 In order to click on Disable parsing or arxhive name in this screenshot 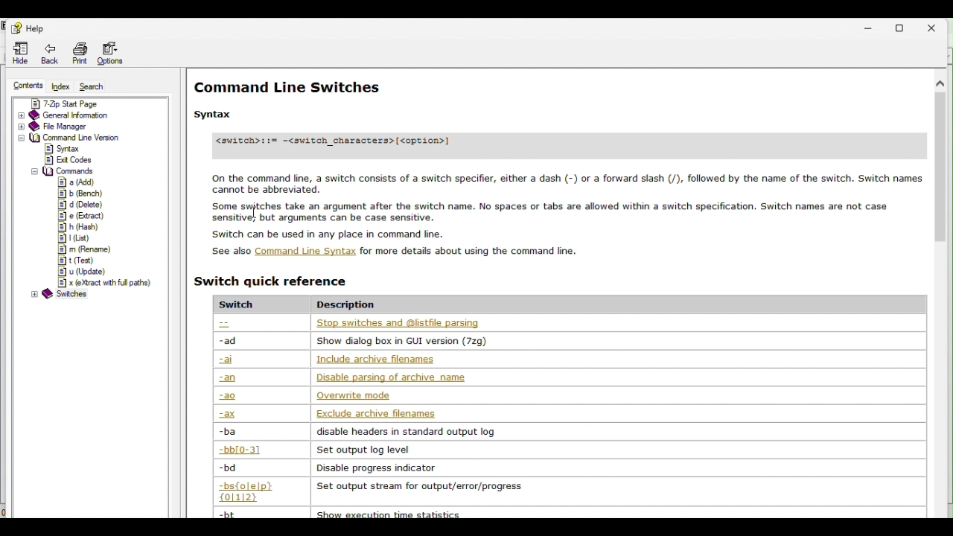, I will do `click(389, 376)`.